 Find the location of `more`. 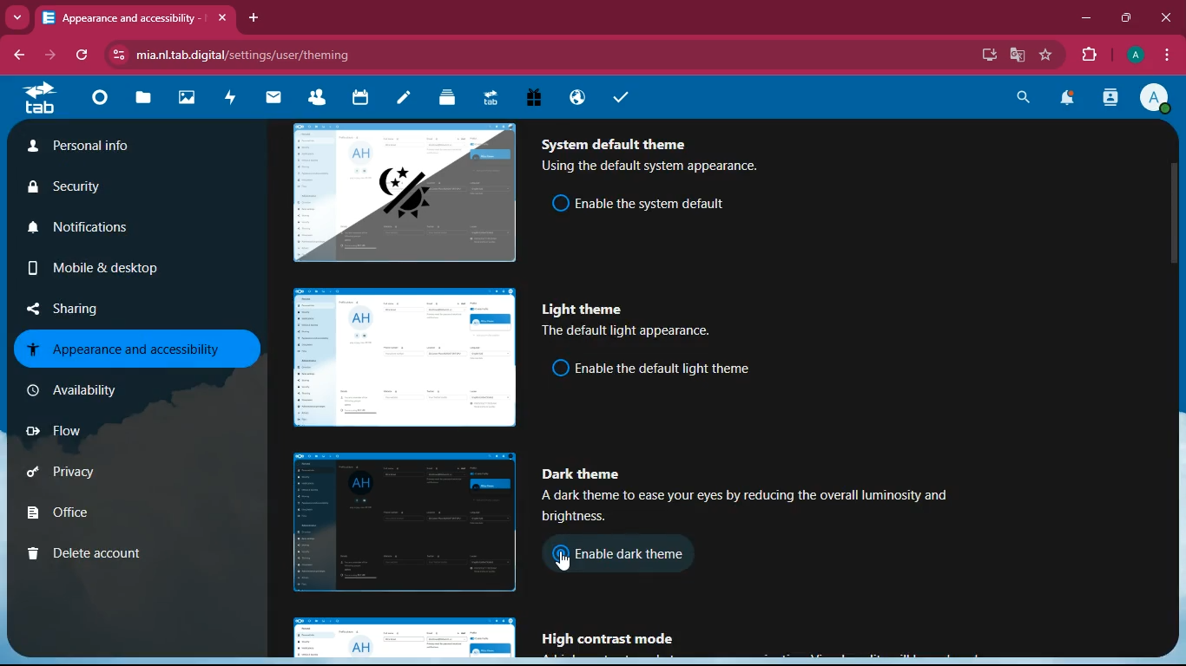

more is located at coordinates (19, 17).